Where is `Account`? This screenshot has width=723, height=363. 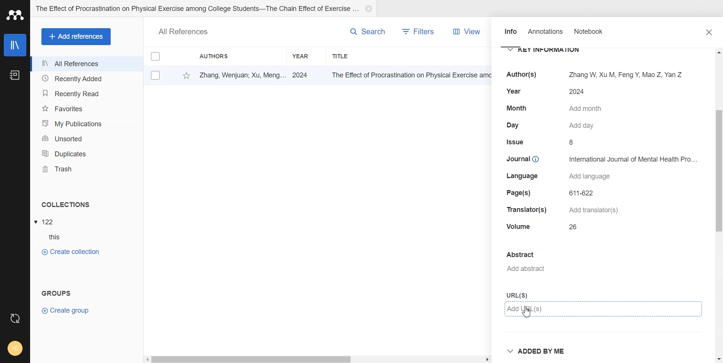 Account is located at coordinates (15, 348).